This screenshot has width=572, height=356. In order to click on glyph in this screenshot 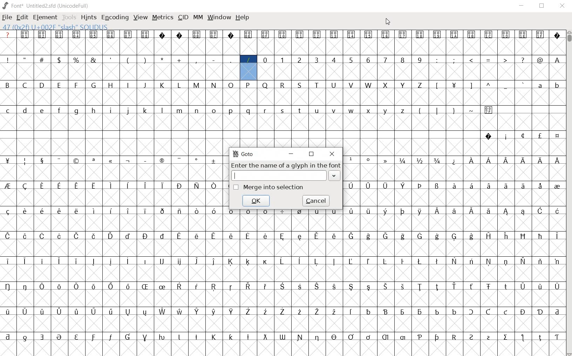, I will do `click(369, 159)`.